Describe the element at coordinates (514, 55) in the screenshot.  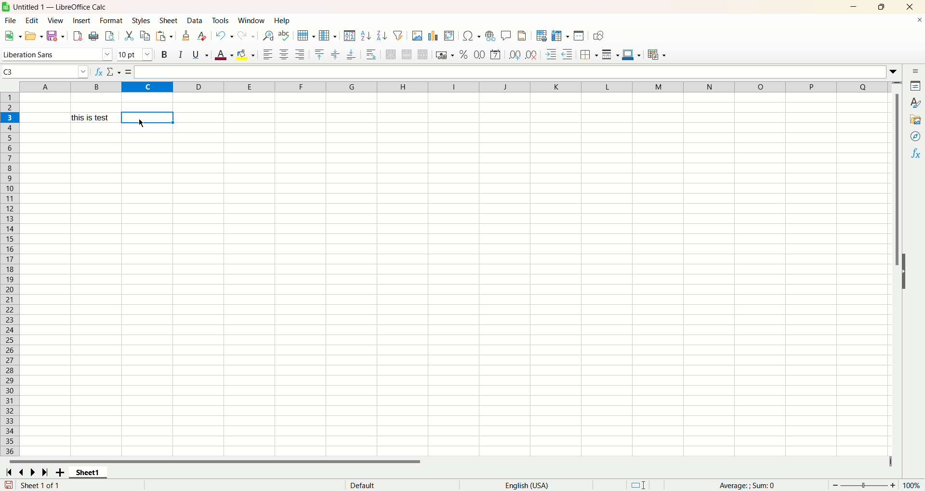
I see `add decimal places` at that location.